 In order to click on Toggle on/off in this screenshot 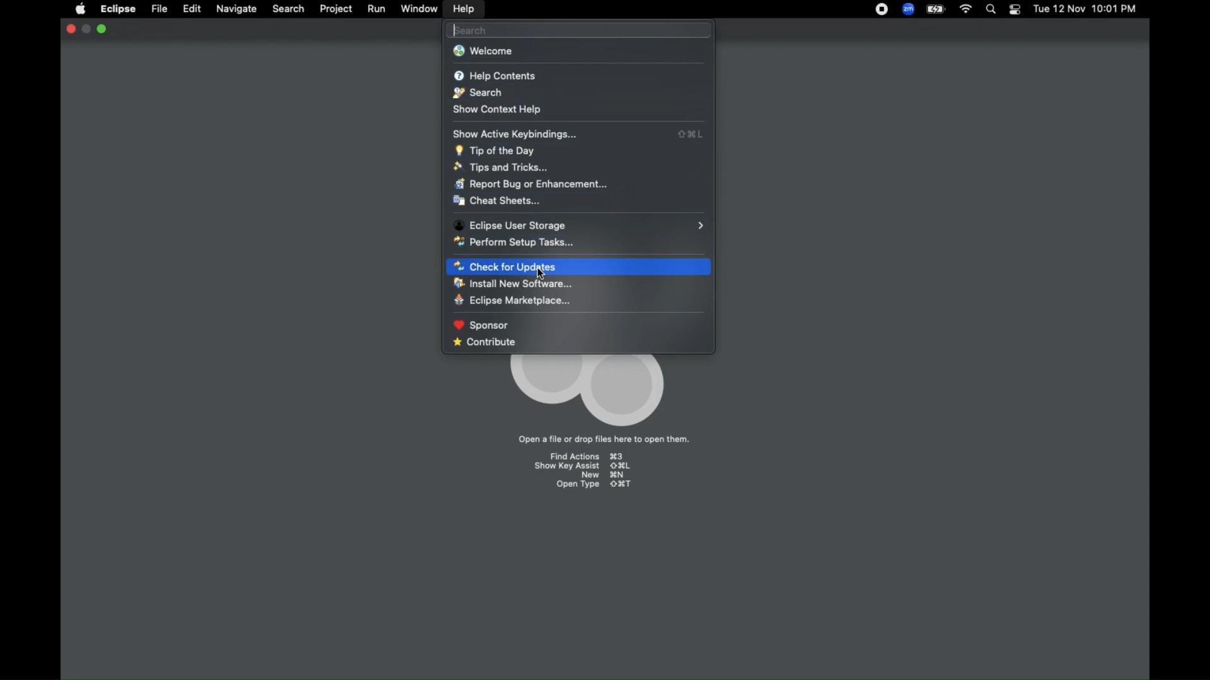, I will do `click(1014, 9)`.